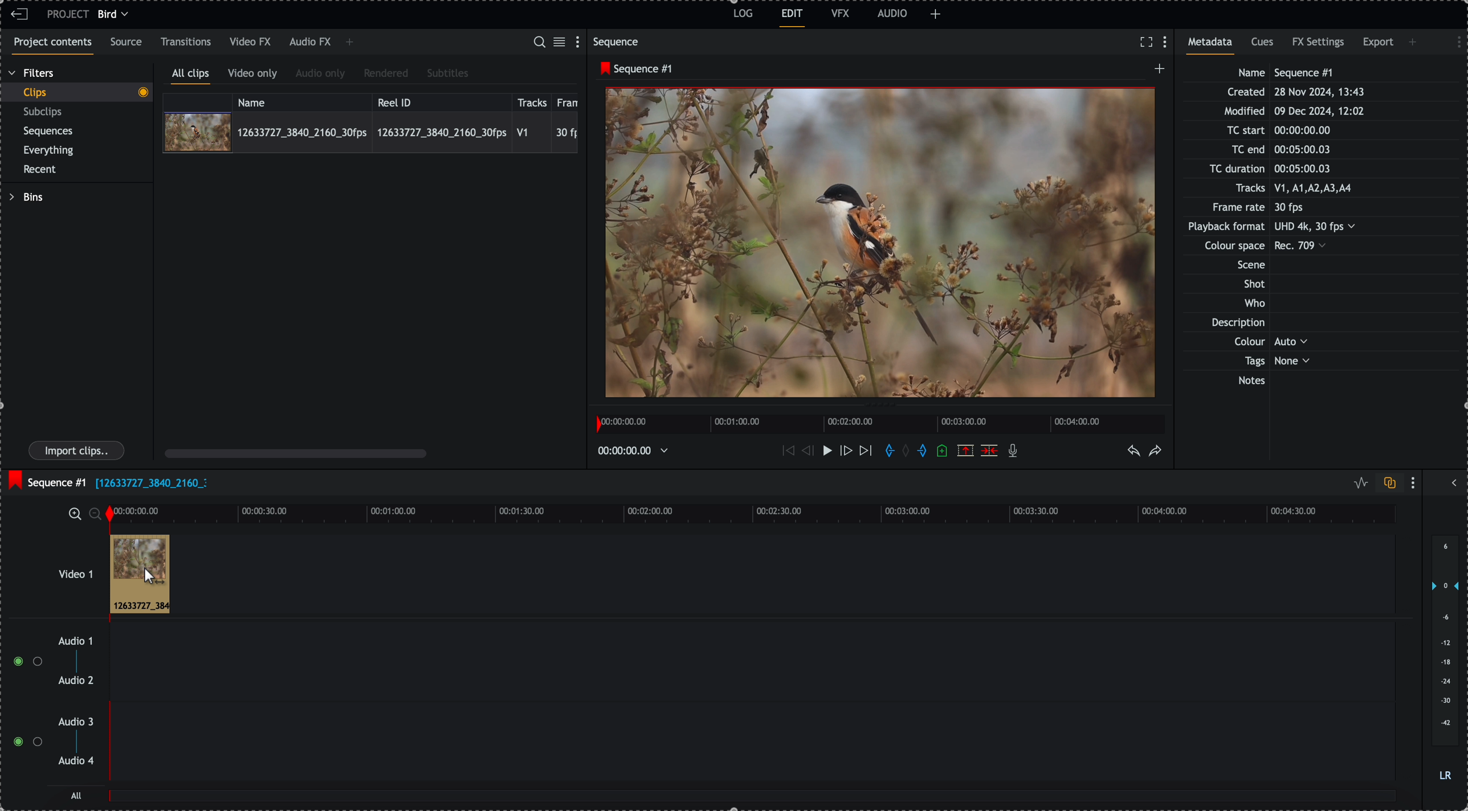 Image resolution: width=1468 pixels, height=811 pixels. I want to click on project contents, so click(50, 46).